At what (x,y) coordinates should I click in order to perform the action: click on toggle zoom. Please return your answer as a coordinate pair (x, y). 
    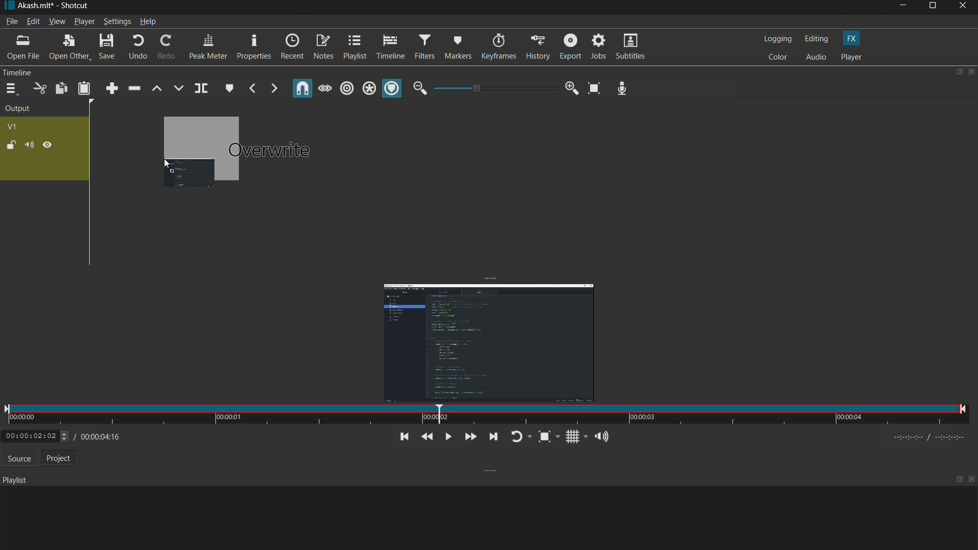
    Looking at the image, I should click on (595, 88).